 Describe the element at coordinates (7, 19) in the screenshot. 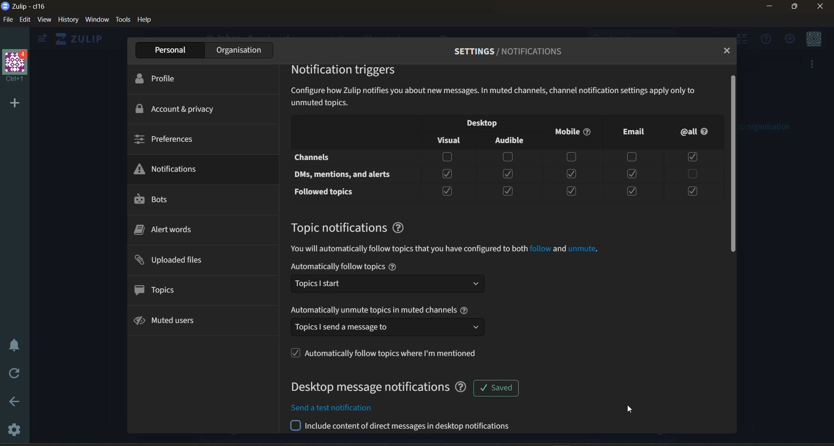

I see `file` at that location.